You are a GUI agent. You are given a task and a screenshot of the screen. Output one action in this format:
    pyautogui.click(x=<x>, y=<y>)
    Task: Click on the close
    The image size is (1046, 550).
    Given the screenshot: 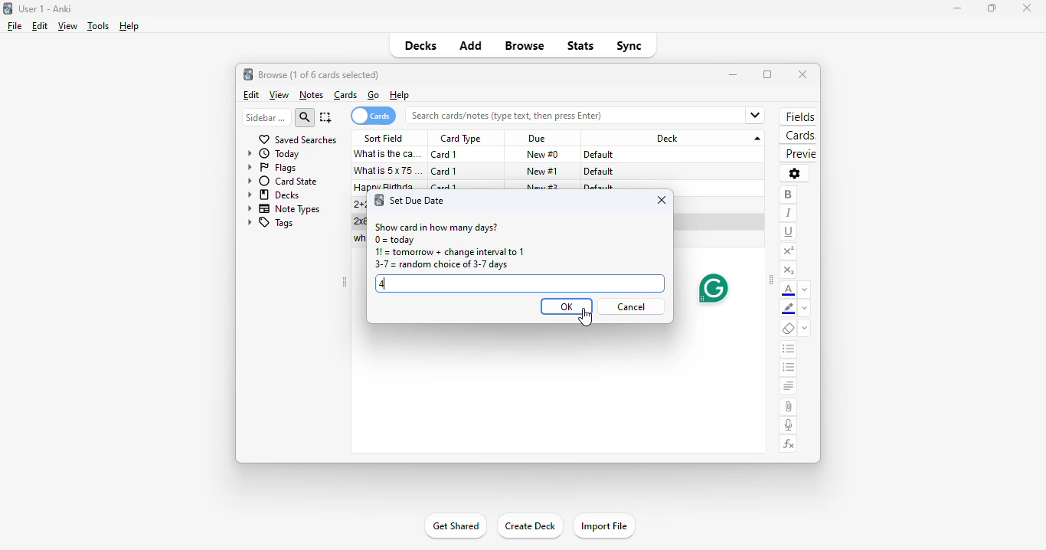 What is the action you would take?
    pyautogui.click(x=802, y=74)
    